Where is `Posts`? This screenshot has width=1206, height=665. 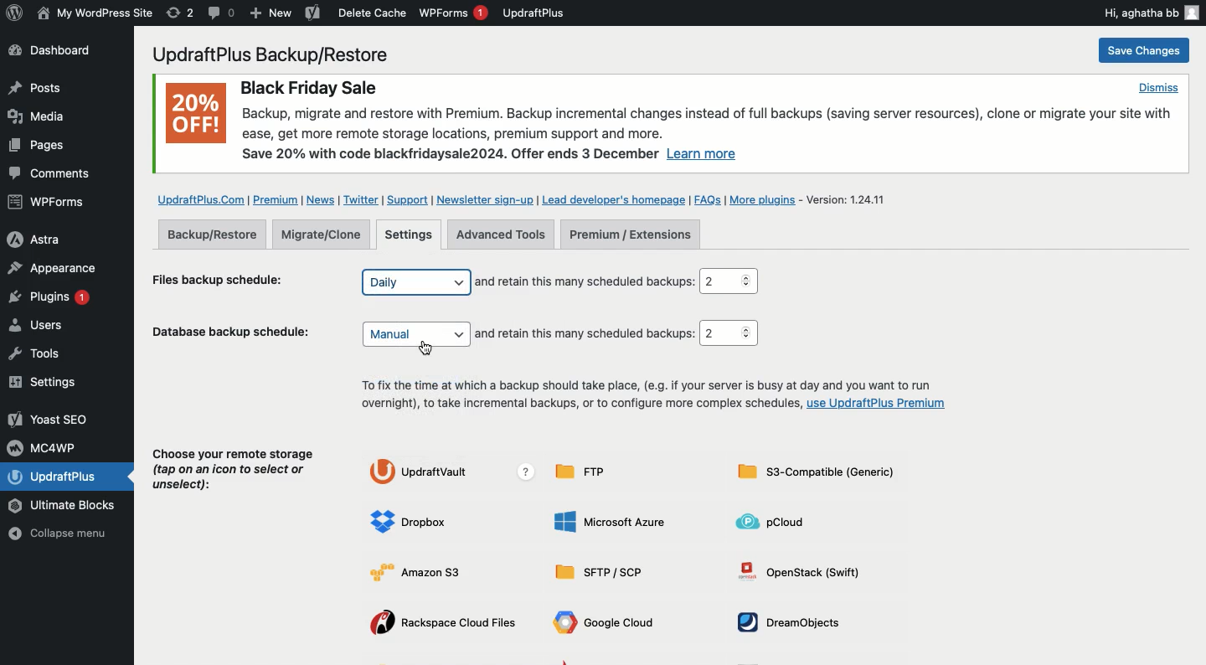 Posts is located at coordinates (33, 88).